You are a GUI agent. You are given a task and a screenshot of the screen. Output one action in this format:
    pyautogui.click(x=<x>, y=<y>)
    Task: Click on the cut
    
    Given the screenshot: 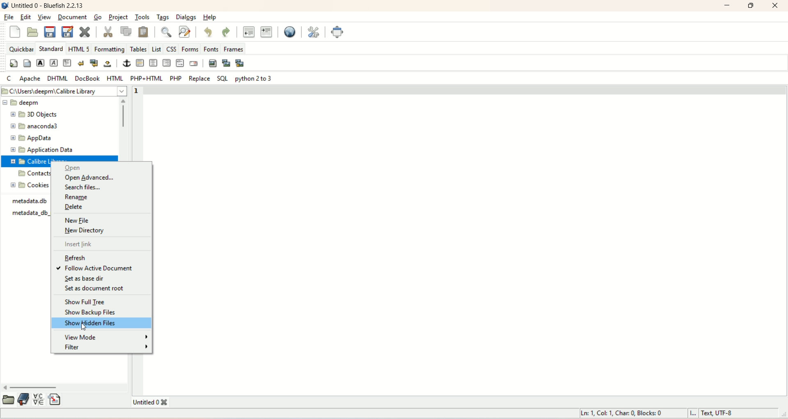 What is the action you would take?
    pyautogui.click(x=108, y=31)
    